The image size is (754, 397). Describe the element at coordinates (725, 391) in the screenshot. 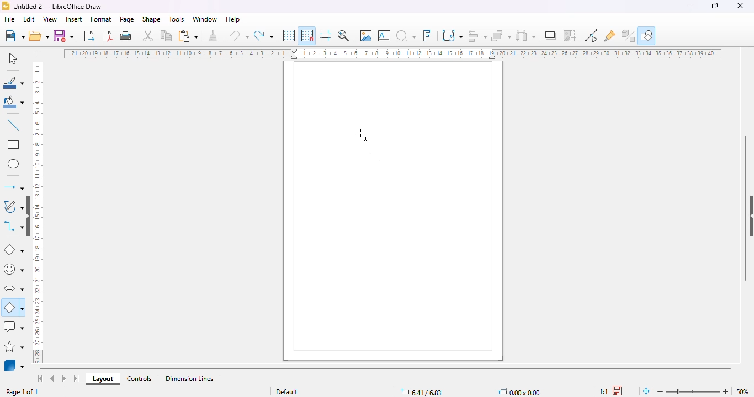

I see `zoom in` at that location.